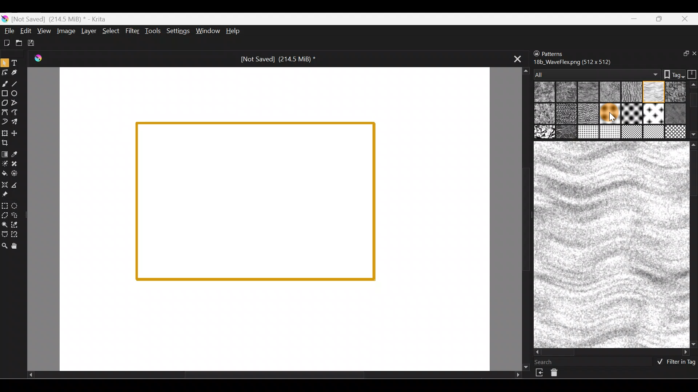 This screenshot has height=392, width=698. I want to click on Bezier curve selection tool, so click(5, 234).